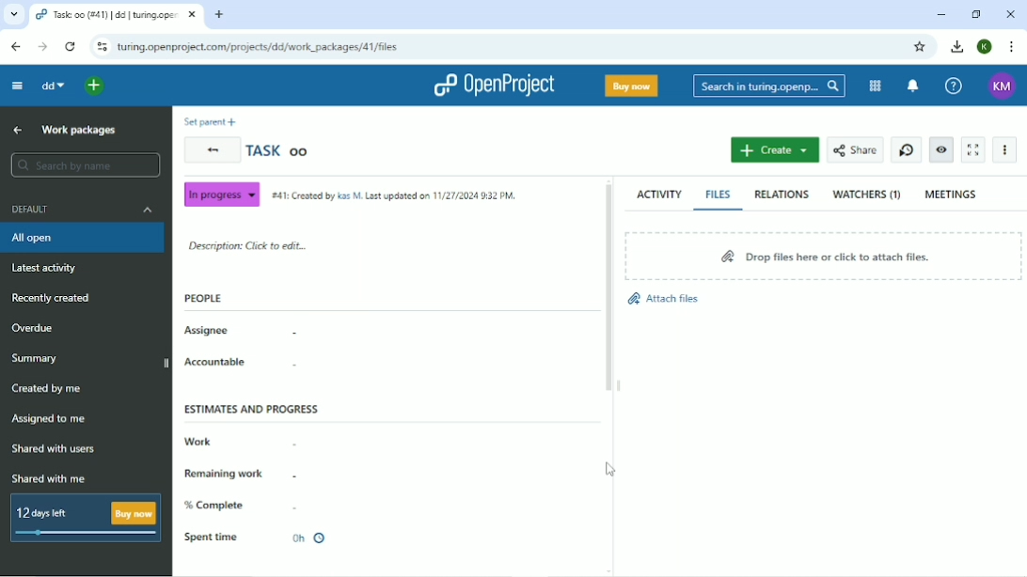 Image resolution: width=1027 pixels, height=577 pixels. I want to click on Collapse project menu, so click(18, 86).